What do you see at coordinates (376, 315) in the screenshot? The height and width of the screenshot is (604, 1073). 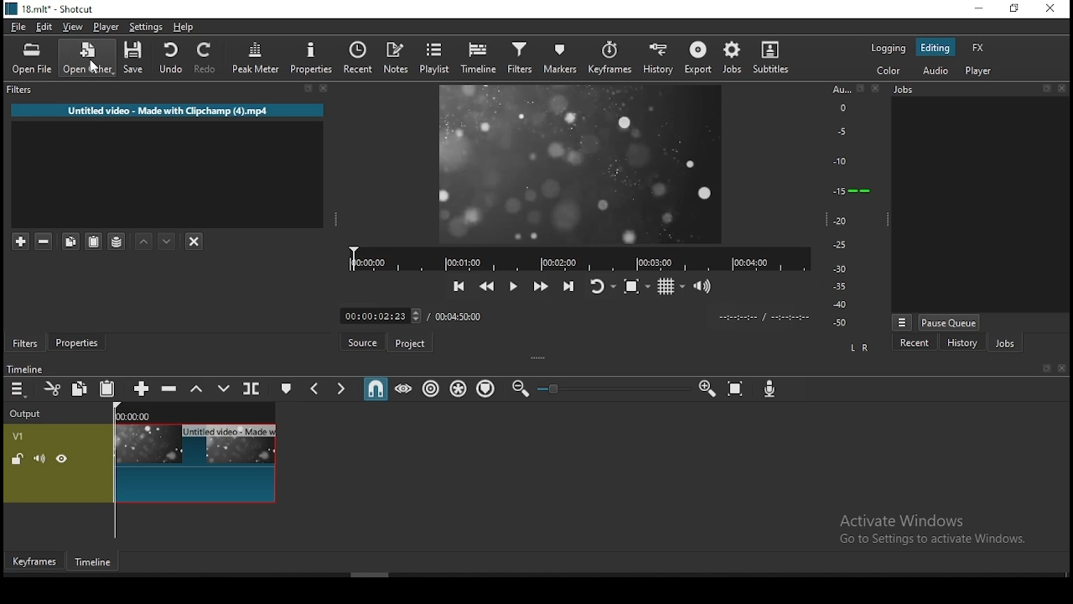 I see `elapsed time` at bounding box center [376, 315].